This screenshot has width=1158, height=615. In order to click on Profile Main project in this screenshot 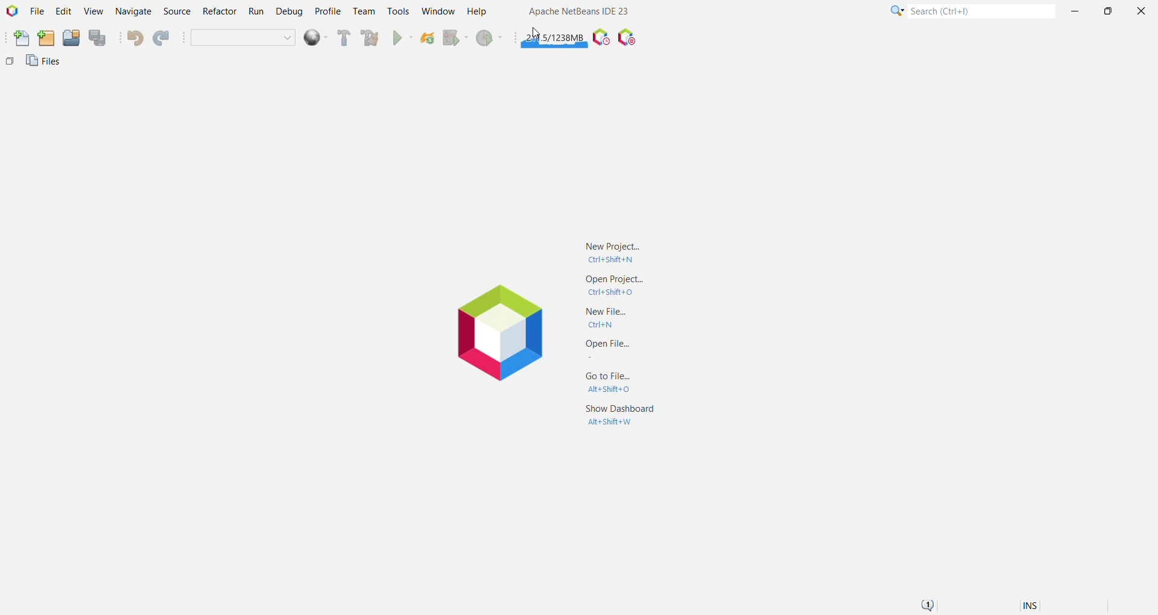, I will do `click(490, 39)`.